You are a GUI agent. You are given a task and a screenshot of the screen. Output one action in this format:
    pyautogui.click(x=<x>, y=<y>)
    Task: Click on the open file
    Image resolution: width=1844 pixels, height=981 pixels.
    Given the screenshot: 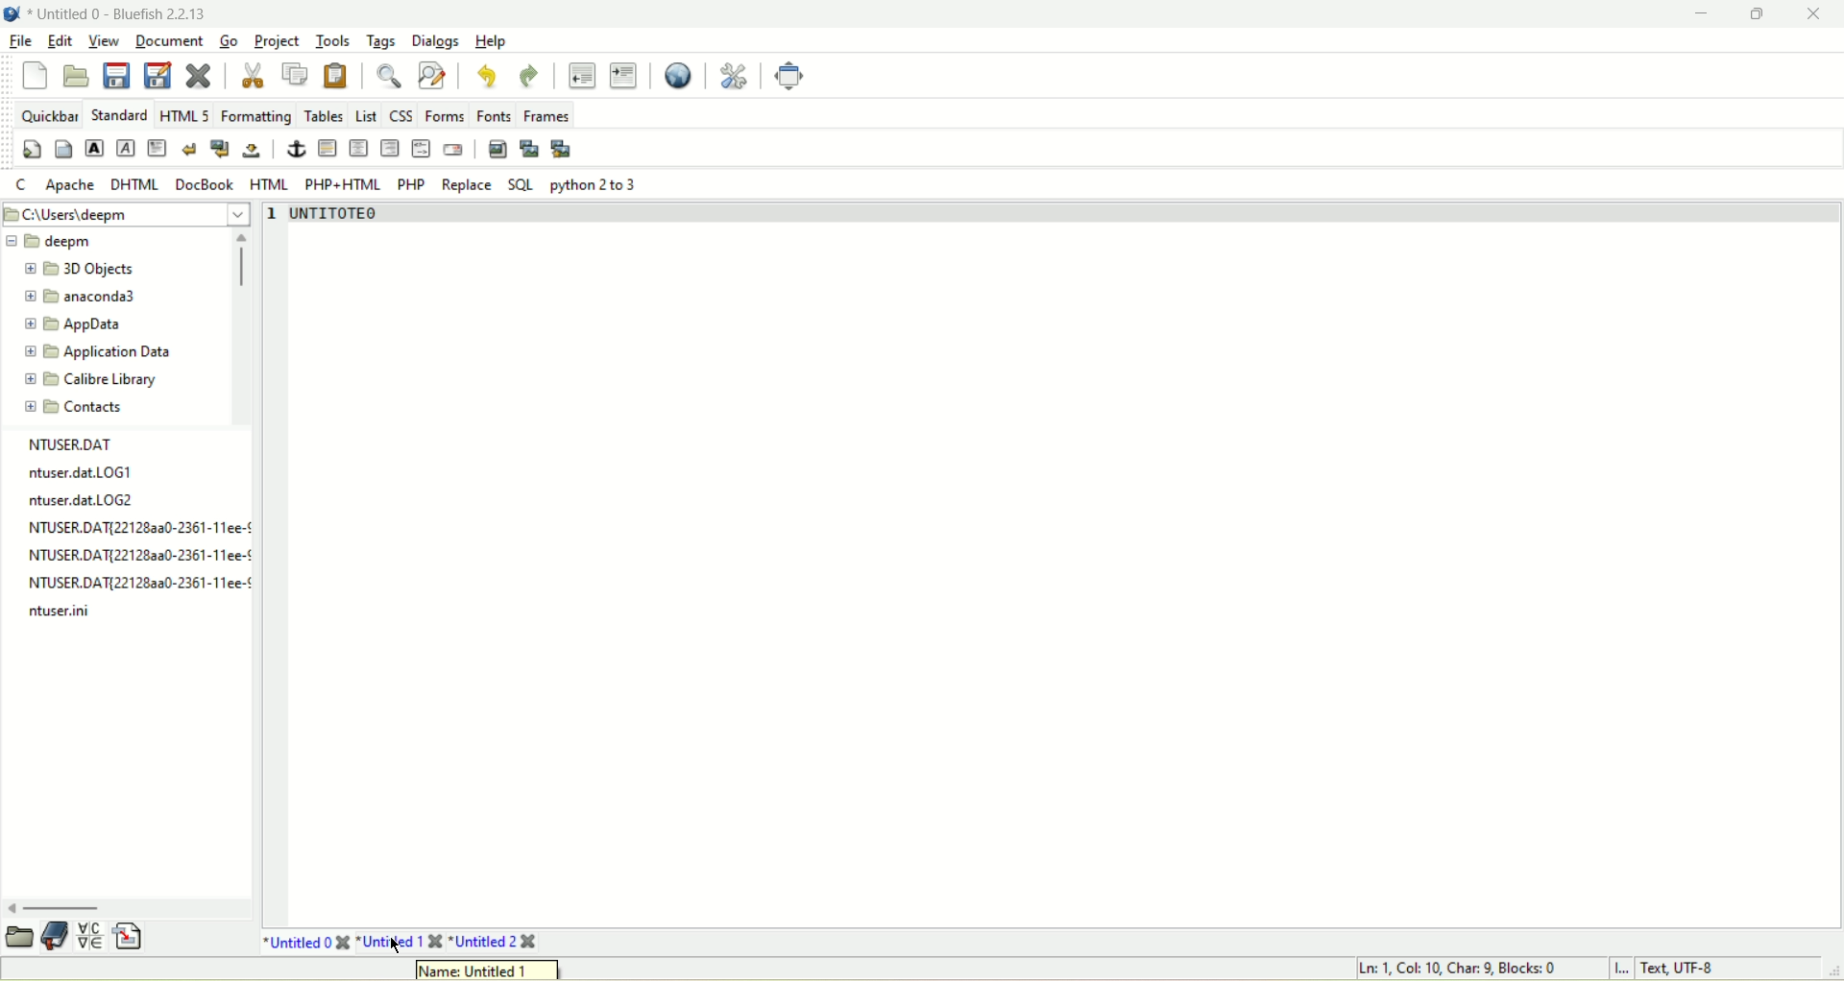 What is the action you would take?
    pyautogui.click(x=75, y=75)
    